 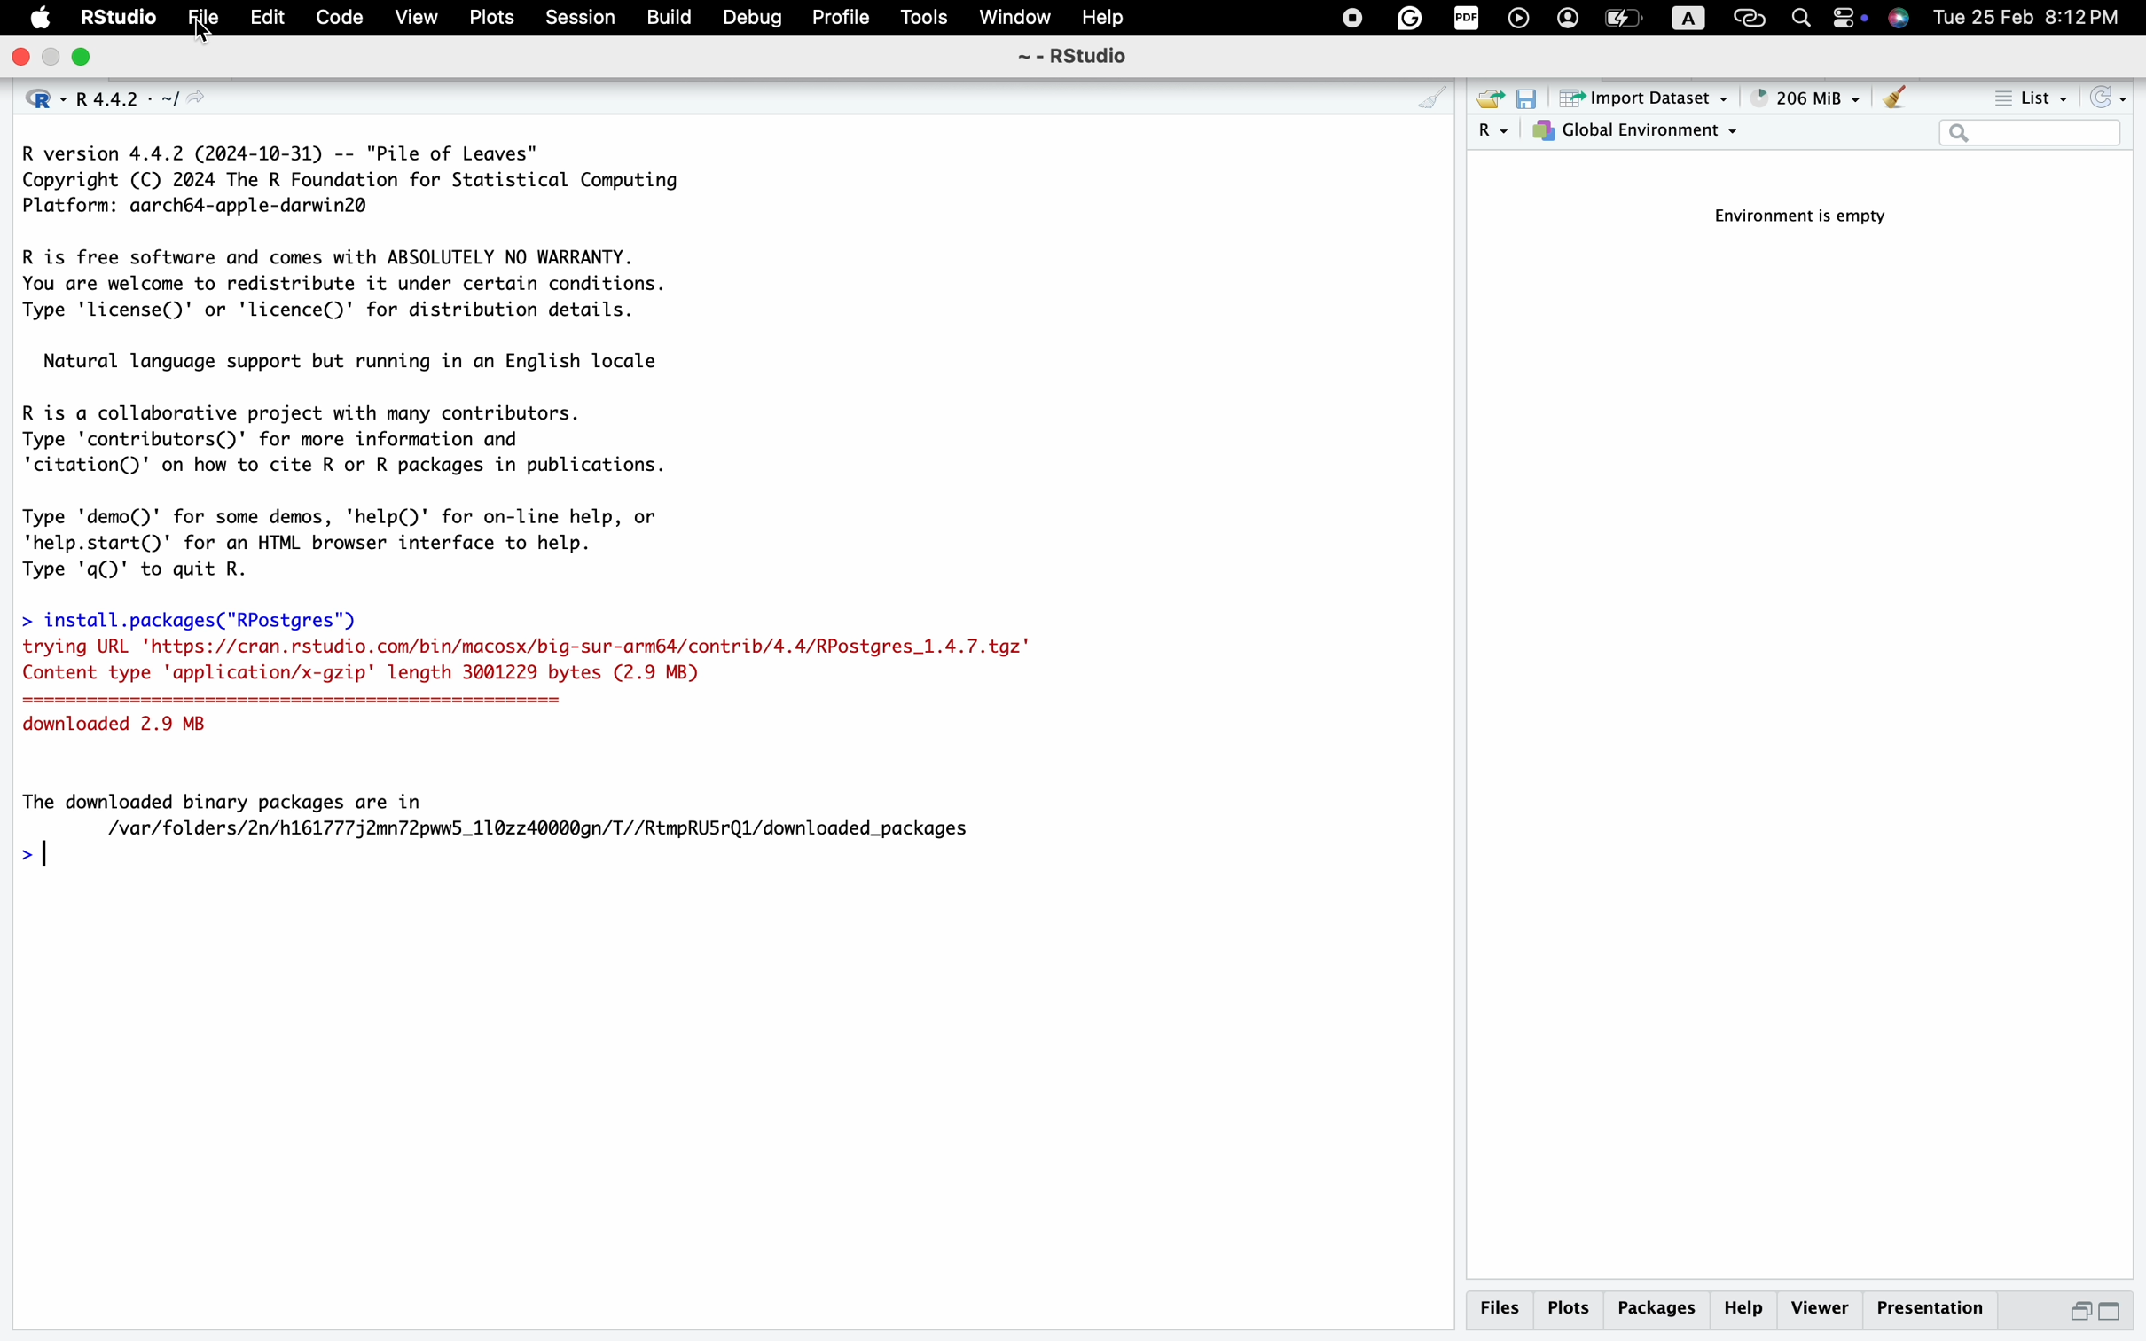 I want to click on maximize, so click(x=89, y=59).